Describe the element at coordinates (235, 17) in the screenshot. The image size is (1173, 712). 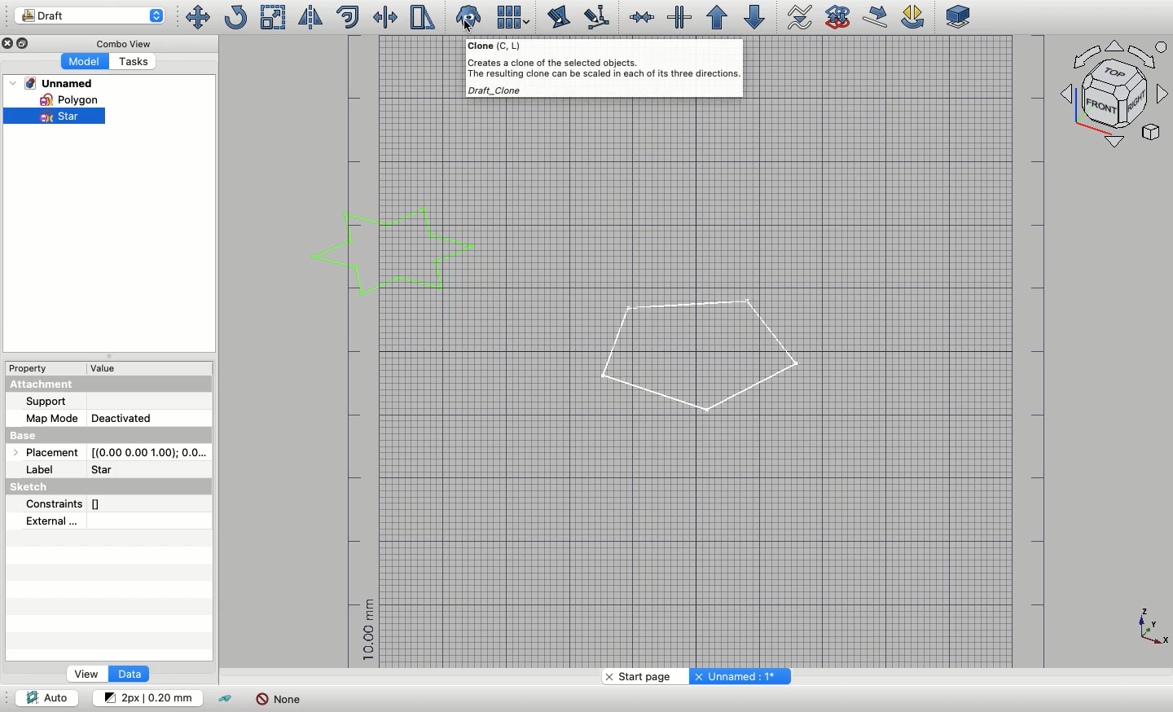
I see `Rotate` at that location.